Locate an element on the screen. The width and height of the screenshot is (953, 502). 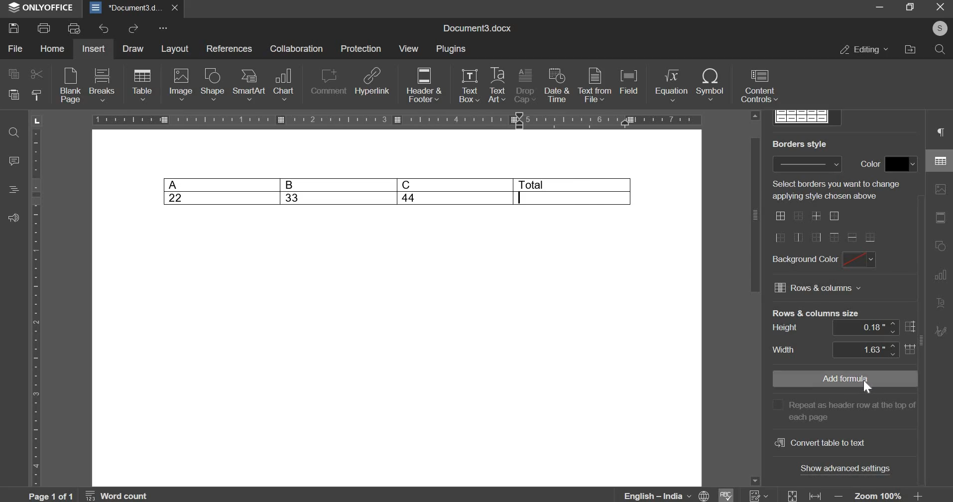
convert table to text is located at coordinates (819, 442).